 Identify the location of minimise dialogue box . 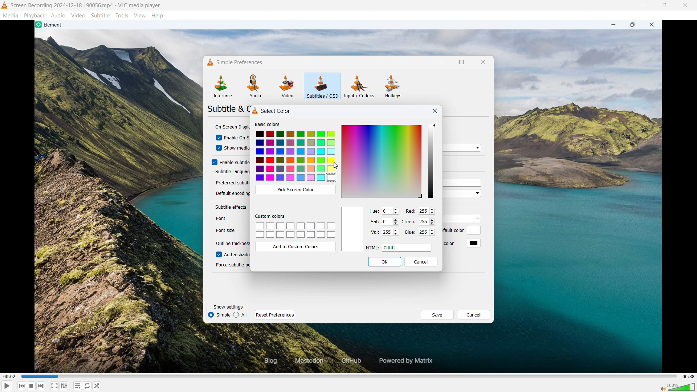
(441, 62).